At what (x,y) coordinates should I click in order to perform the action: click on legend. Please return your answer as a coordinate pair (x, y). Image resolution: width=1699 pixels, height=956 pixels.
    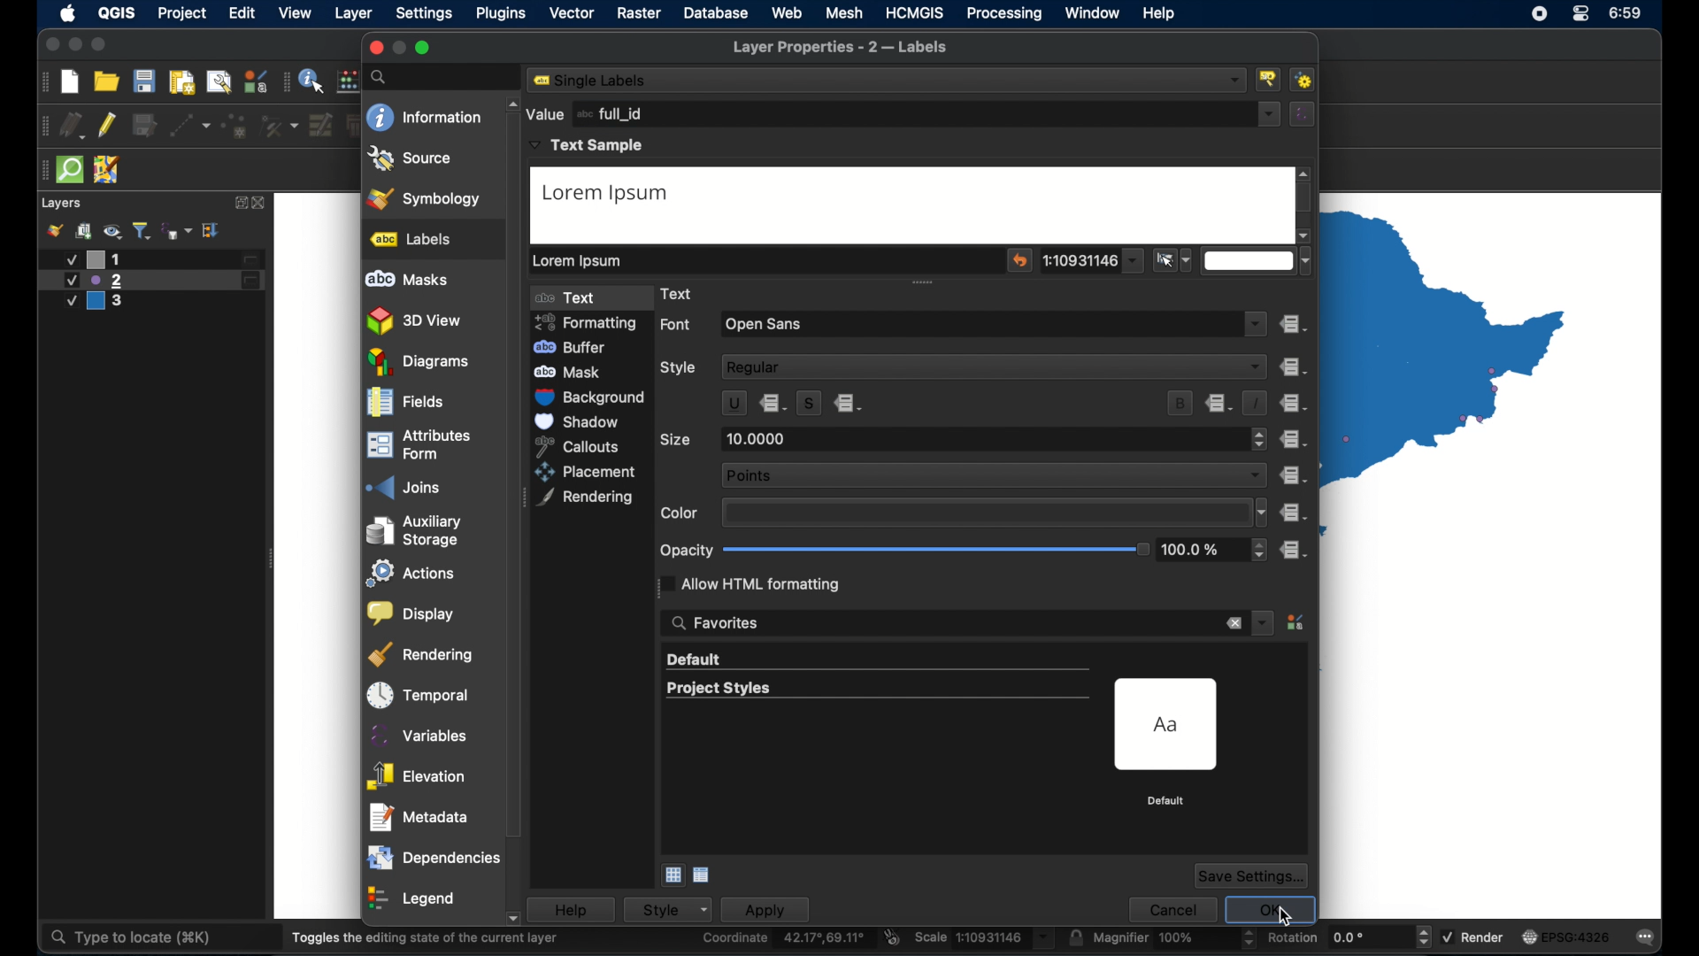
    Looking at the image, I should click on (413, 895).